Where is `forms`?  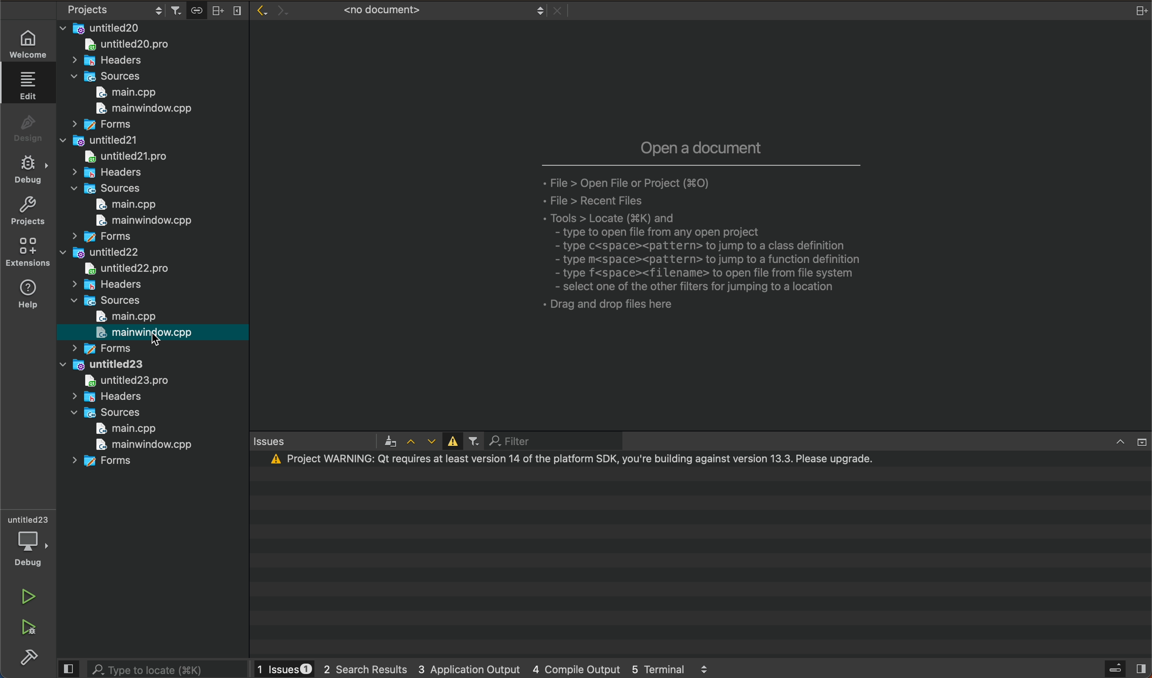
forms is located at coordinates (97, 237).